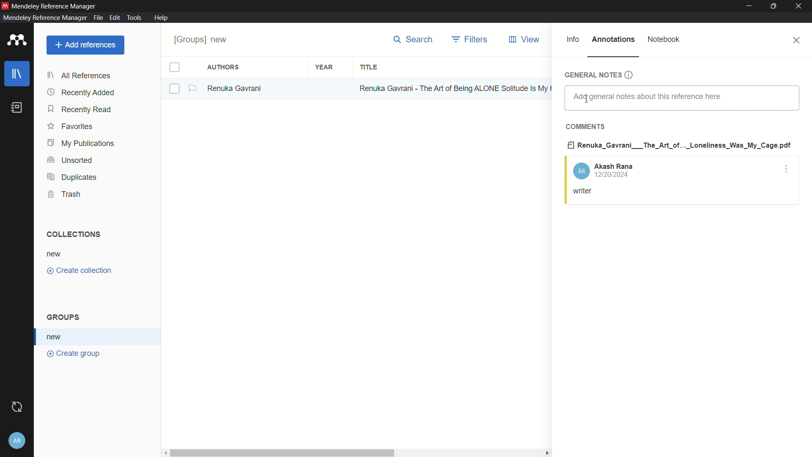 The height and width of the screenshot is (457, 812). What do you see at coordinates (454, 88) in the screenshot?
I see `Renuka Gavrani-The Art of Being ALONE Solitude Is My HOME, Loneliness W...` at bounding box center [454, 88].